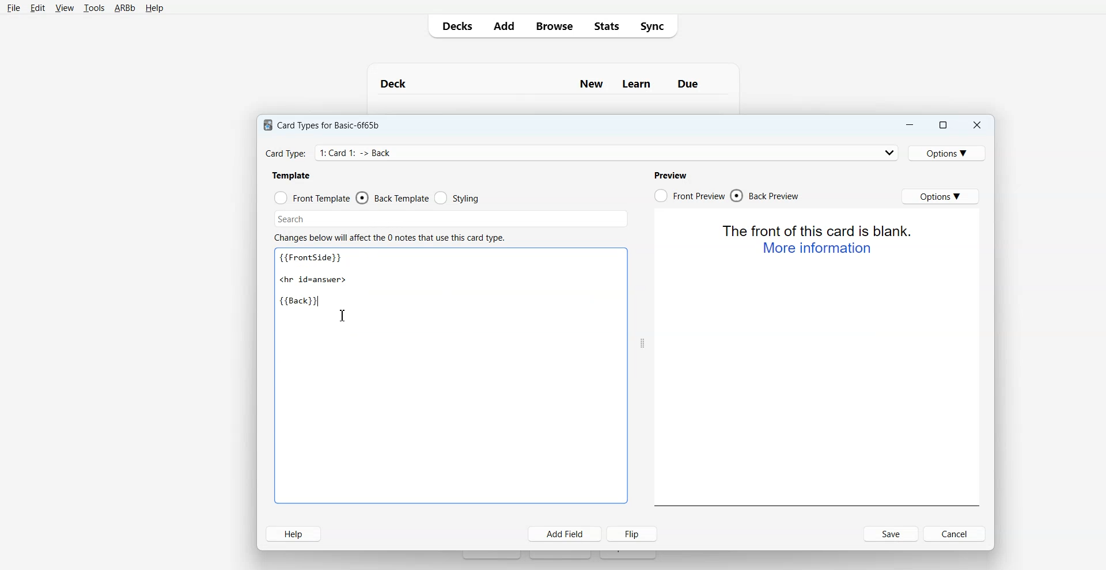 This screenshot has height=570, width=1106. I want to click on Add Field, so click(565, 534).